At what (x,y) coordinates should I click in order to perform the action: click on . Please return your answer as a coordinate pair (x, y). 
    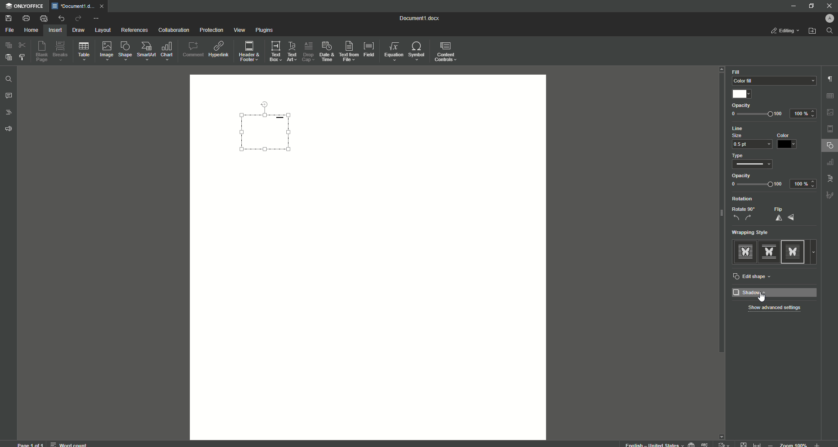
    Looking at the image, I should click on (211, 31).